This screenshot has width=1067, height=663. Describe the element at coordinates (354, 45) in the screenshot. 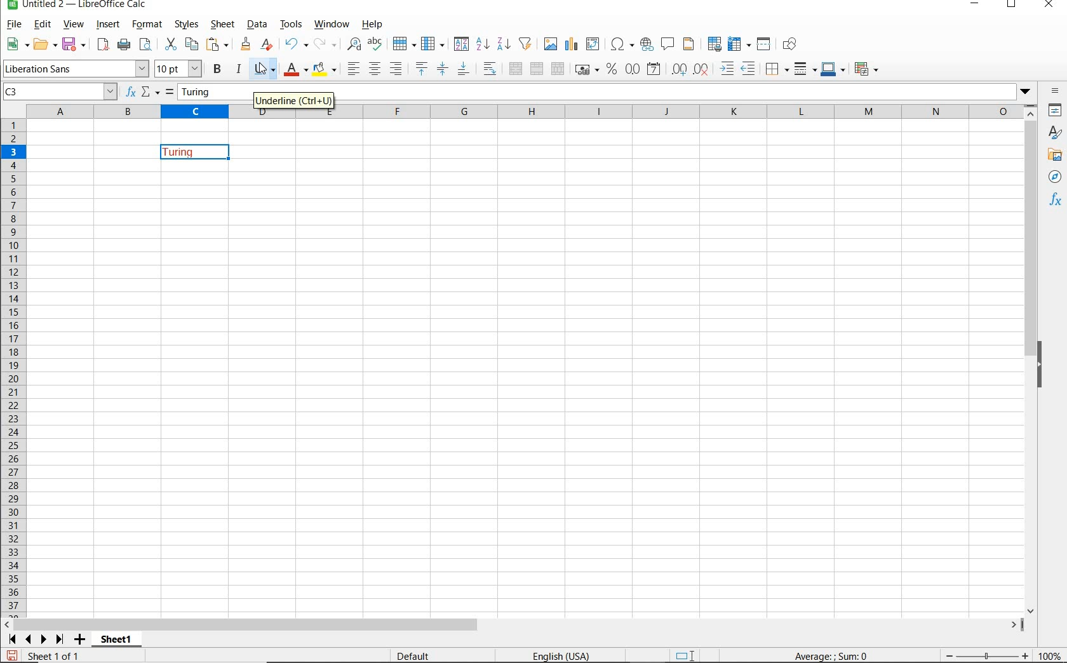

I see `FIND AND REPLACE` at that location.